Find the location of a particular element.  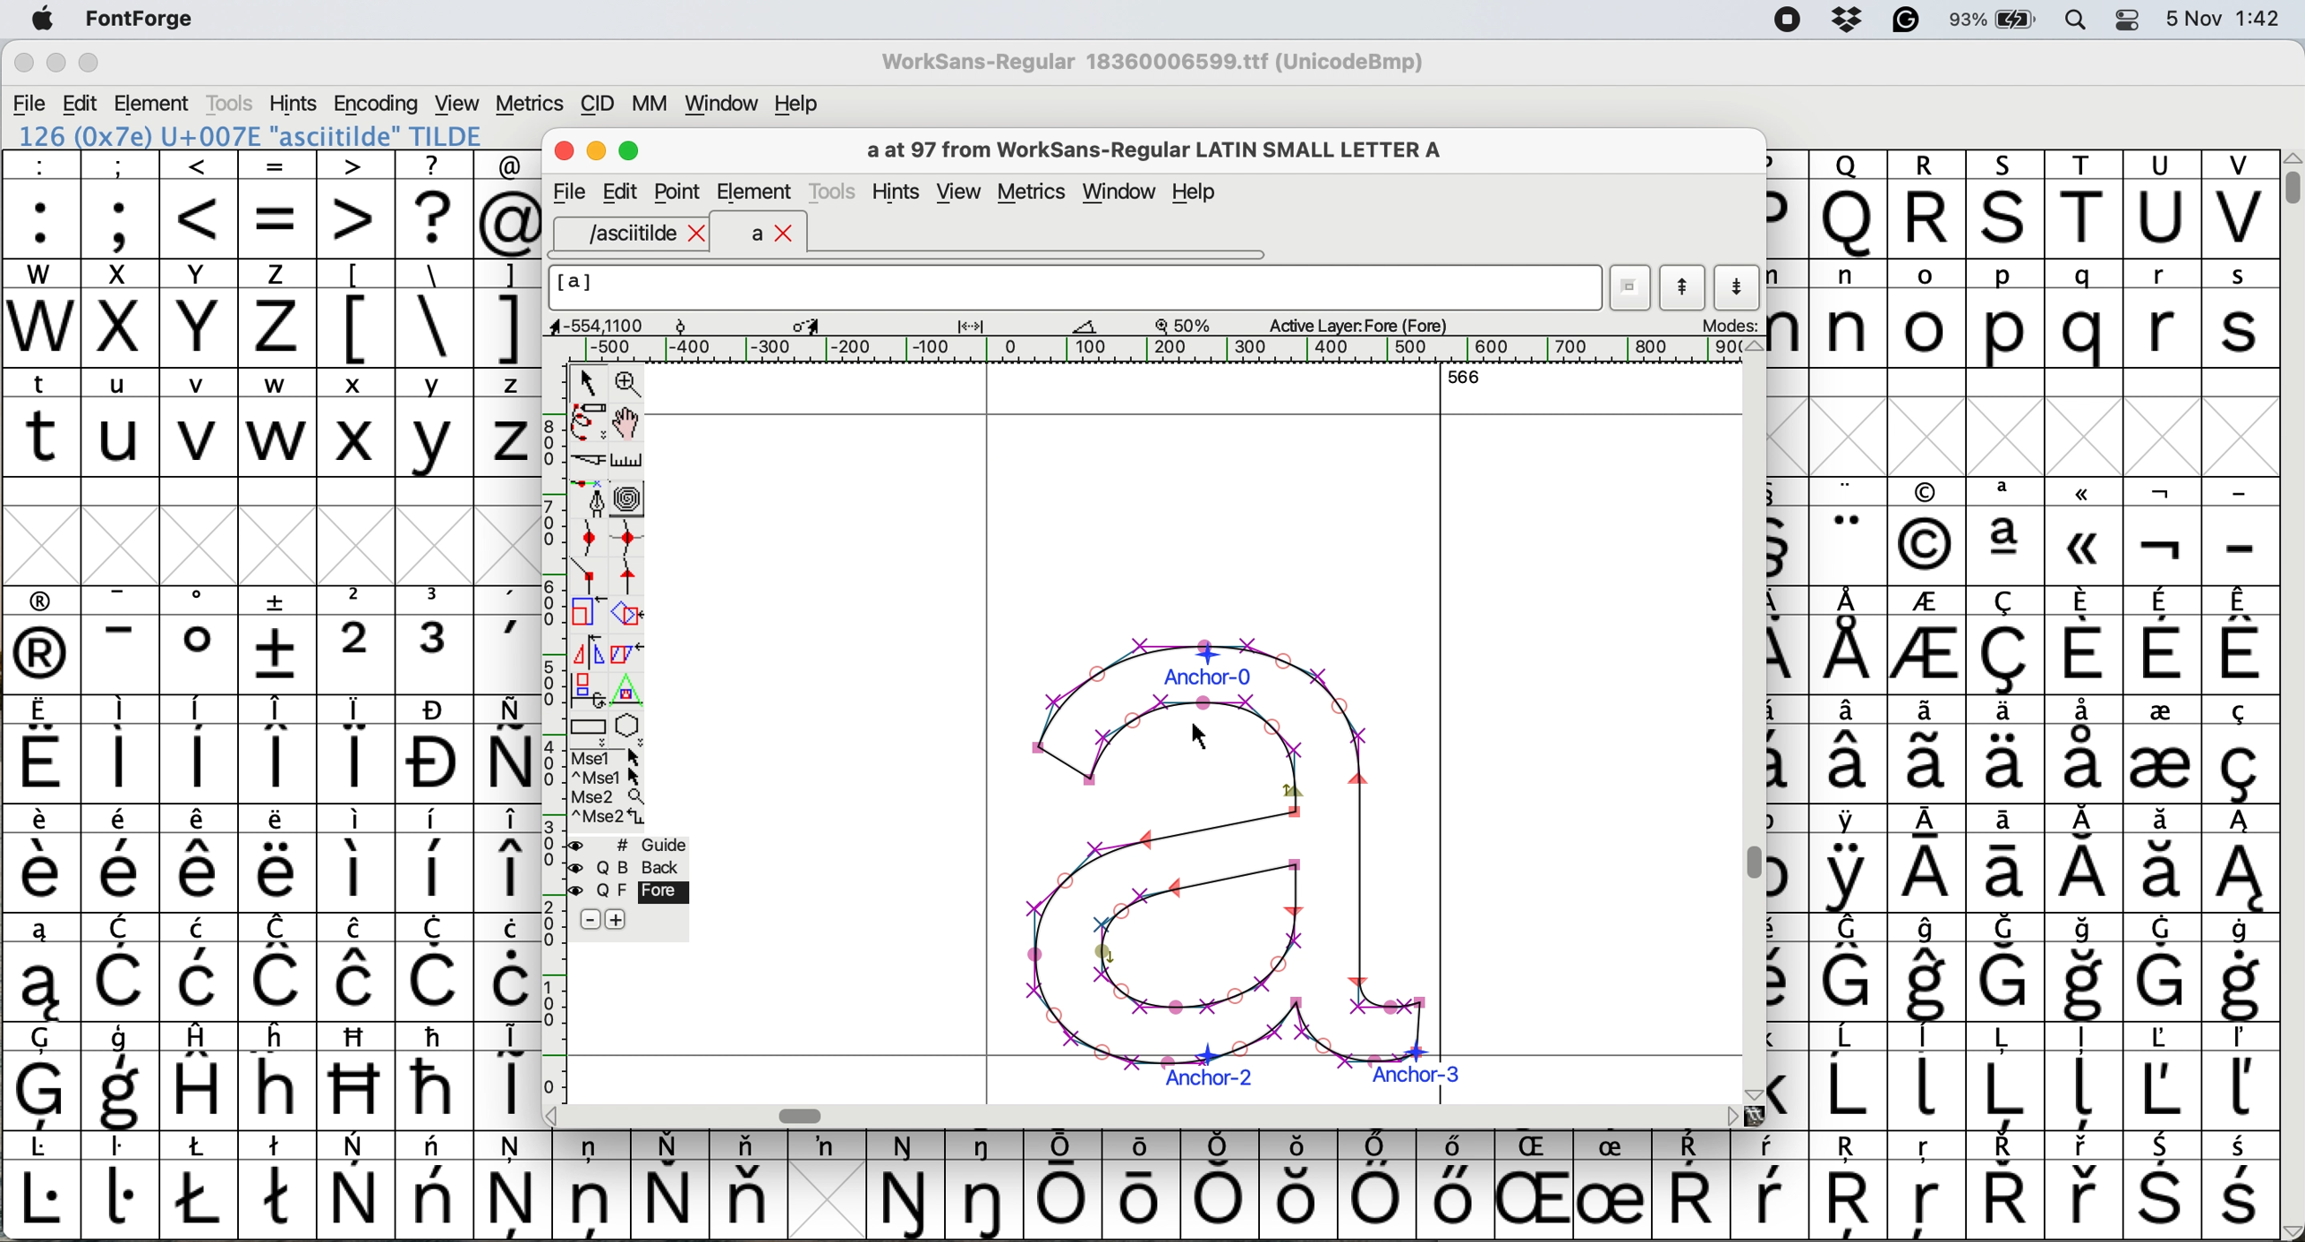

add a comer point is located at coordinates (590, 574).